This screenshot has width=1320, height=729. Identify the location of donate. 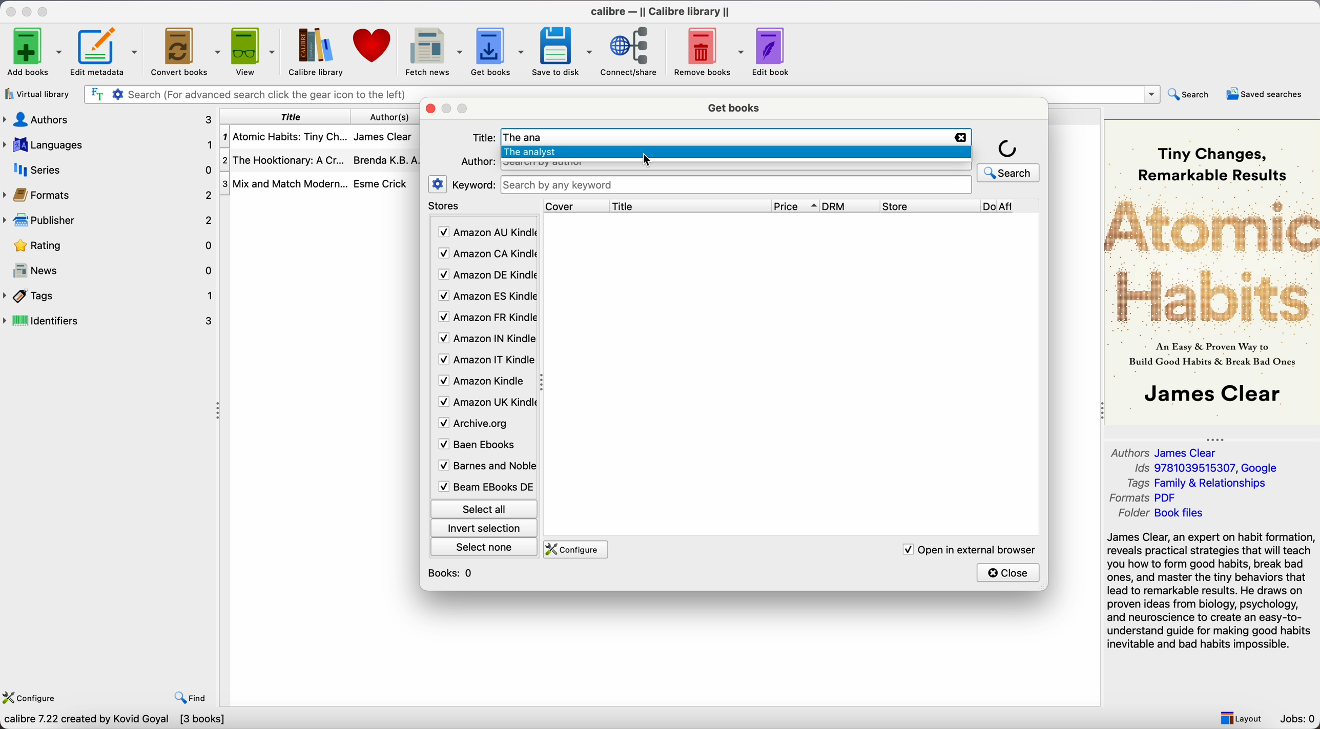
(371, 48).